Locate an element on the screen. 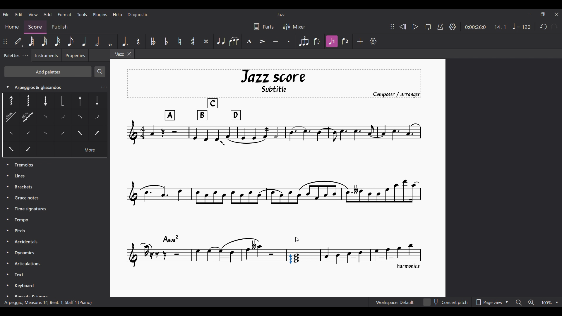  Concert pitch toggle is located at coordinates (446, 302).